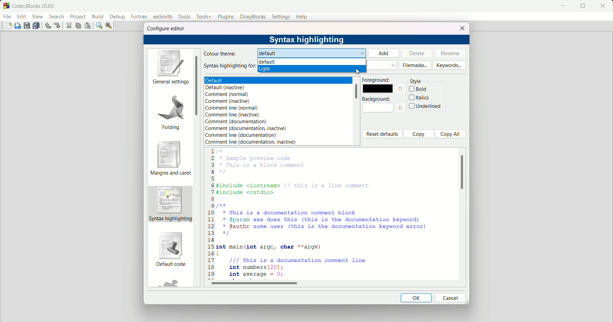 This screenshot has height=322, width=613. I want to click on general settings, so click(169, 67).